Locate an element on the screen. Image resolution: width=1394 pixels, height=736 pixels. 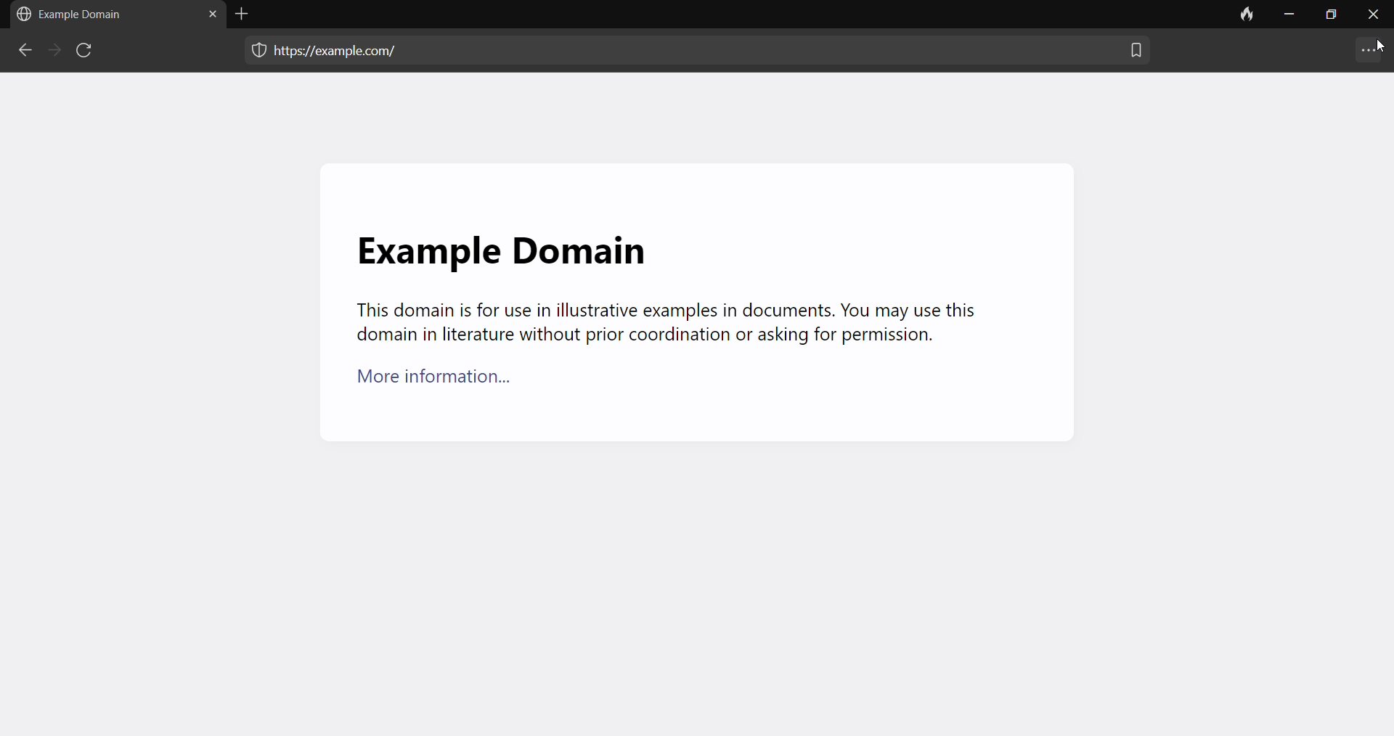
web address is located at coordinates (343, 49).